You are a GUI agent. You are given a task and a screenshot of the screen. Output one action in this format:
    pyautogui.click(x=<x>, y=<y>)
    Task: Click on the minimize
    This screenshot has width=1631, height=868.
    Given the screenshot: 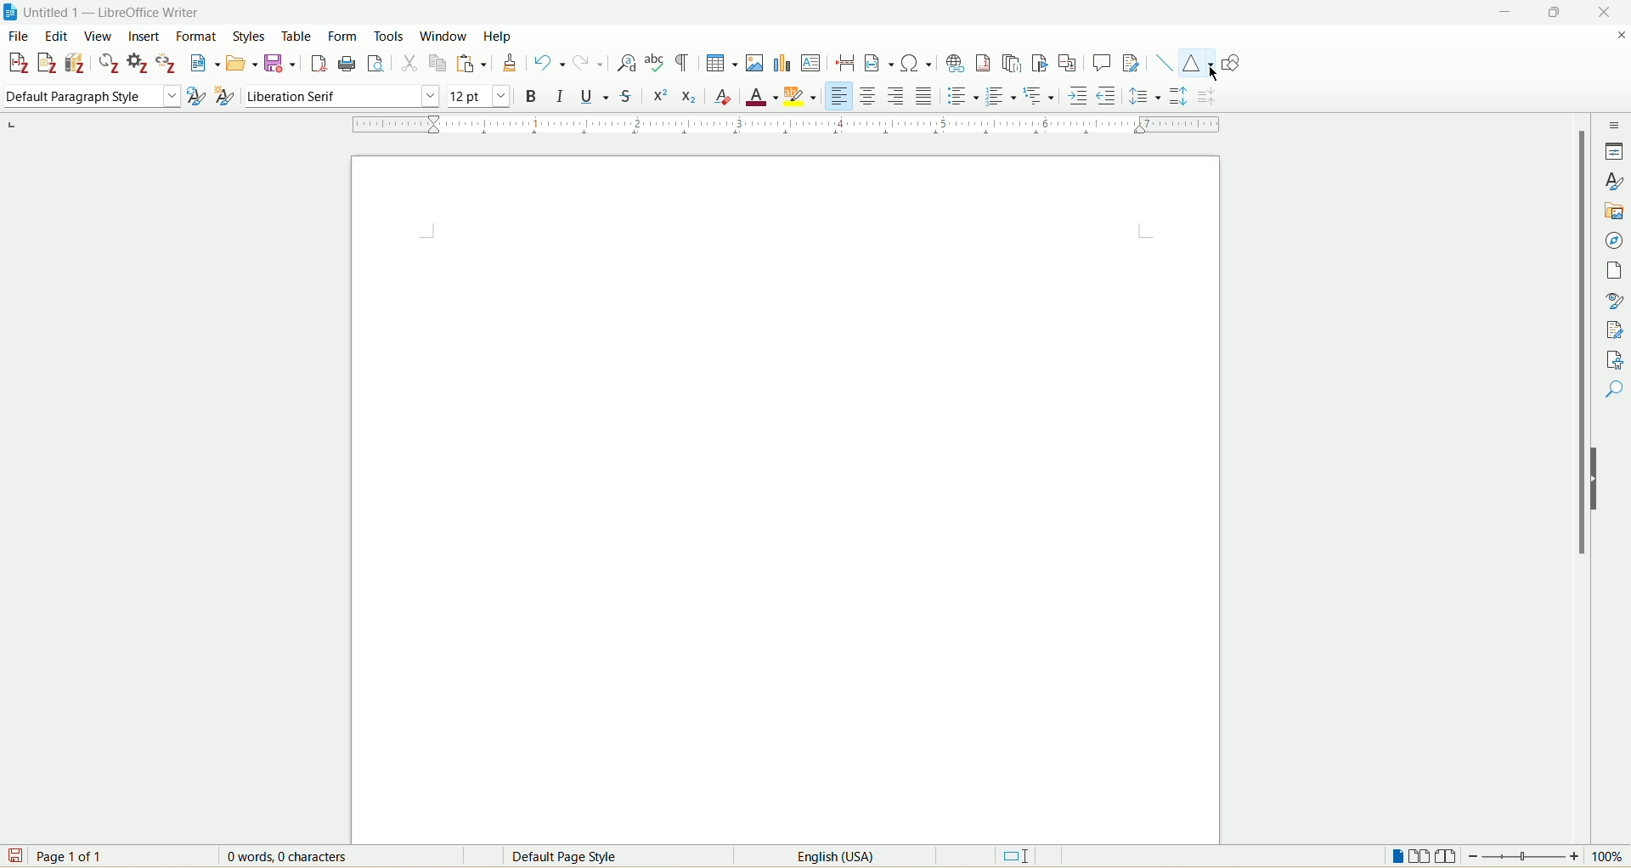 What is the action you would take?
    pyautogui.click(x=1504, y=10)
    